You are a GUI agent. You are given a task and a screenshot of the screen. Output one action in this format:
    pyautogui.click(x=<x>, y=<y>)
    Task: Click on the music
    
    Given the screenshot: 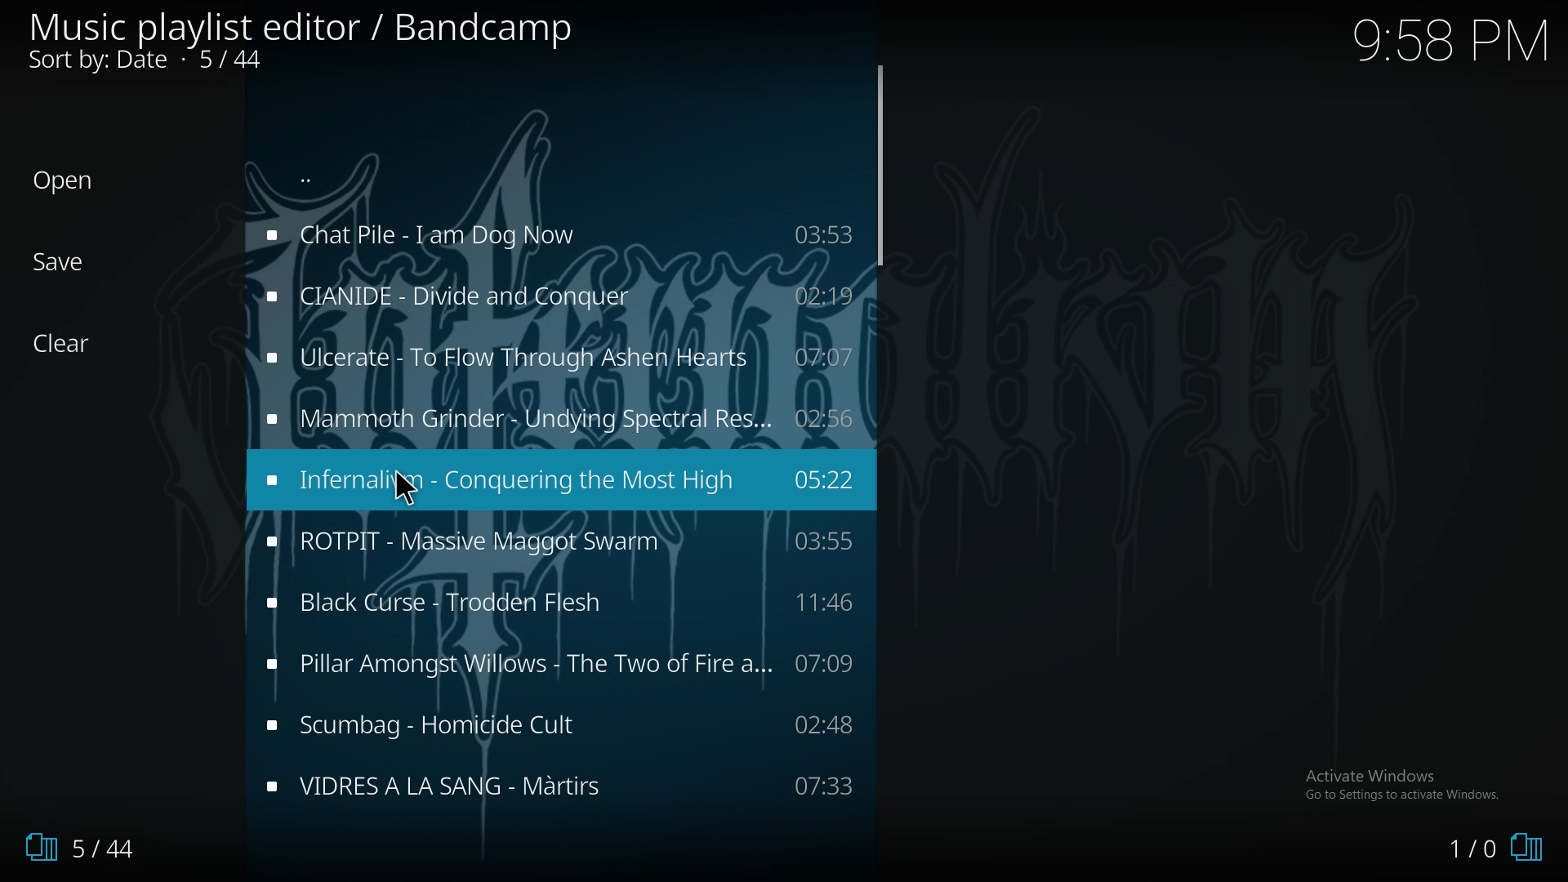 What is the action you would take?
    pyautogui.click(x=554, y=419)
    